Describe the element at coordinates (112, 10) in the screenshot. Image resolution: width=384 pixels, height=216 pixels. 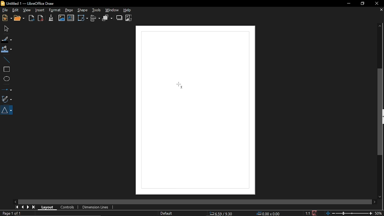
I see `Window` at that location.